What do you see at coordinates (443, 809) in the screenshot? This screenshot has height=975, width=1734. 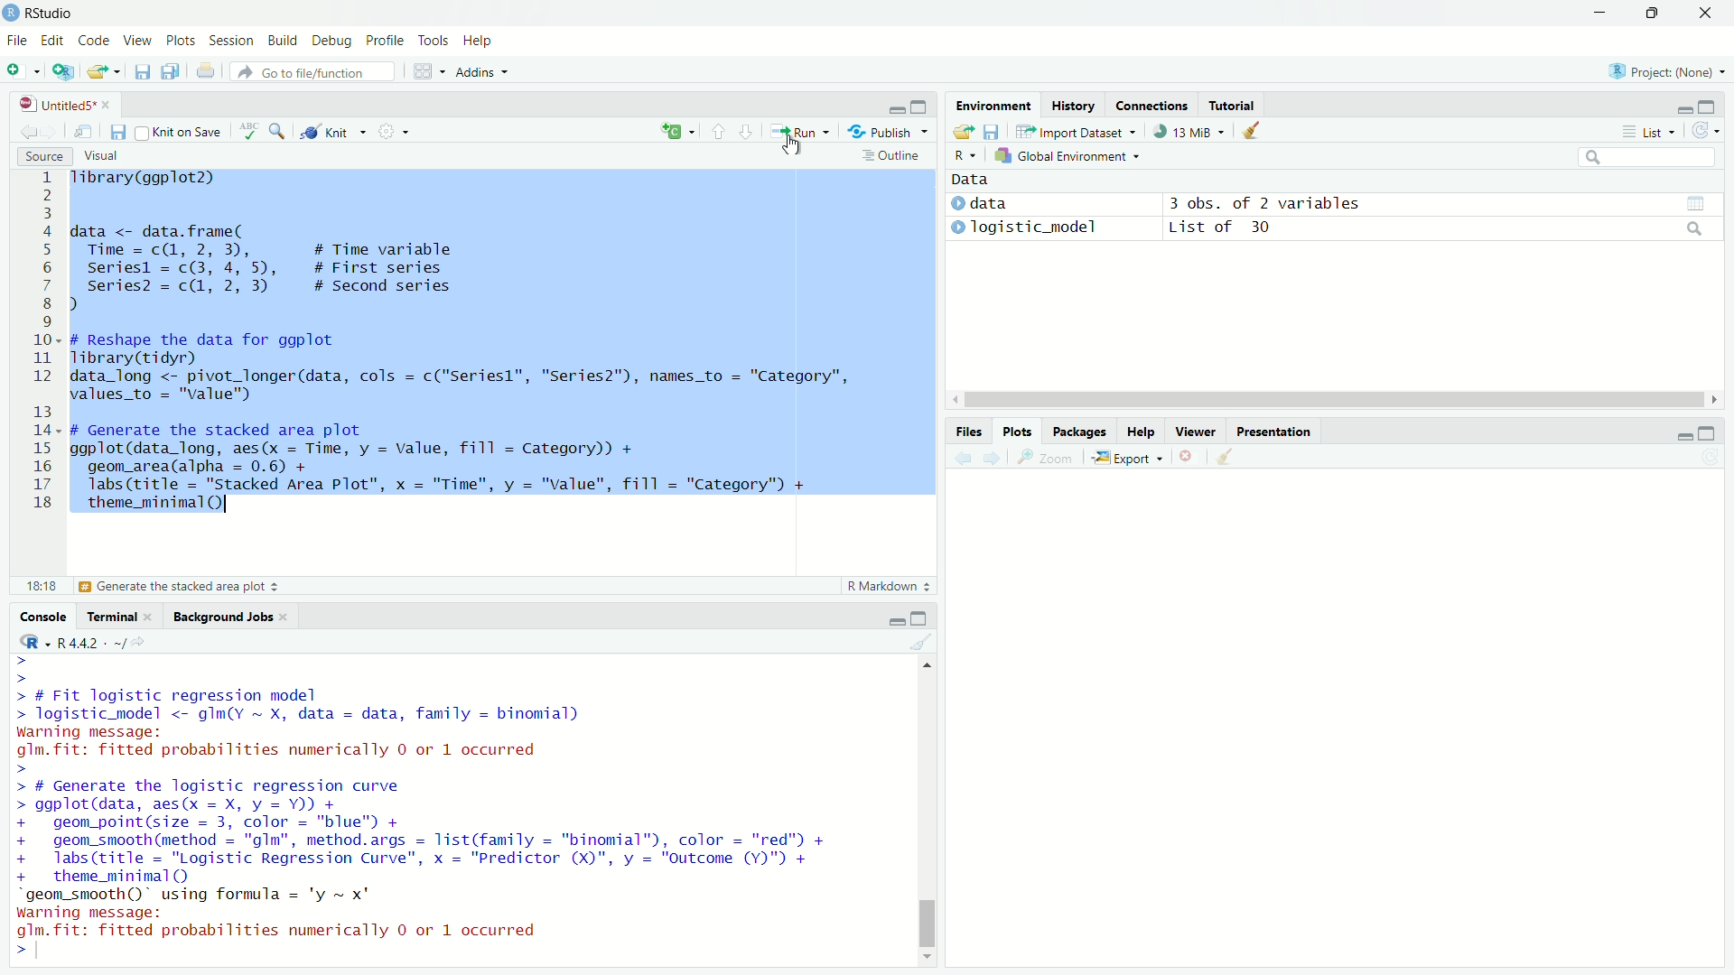 I see `>

>

> # Fit logistic regression model

> logistic_model <- gIm(Y ~ X, data = data, family = binomial)

warning message:

glm. fit: fitted probabilities numerically 0 or 1 occurred

>

> # Generate the logistic regression curve

> ggplot(data, aes(x = X, y = Y)) +

+ geom_point(size = 3, color = "blue") +

+ geom_smooth(method = "gIm", method.args = list(family = "binomial"), color = "red") +
+ labs(title = "Logistic Regression Curve", x = "Predictor (X)", y = "Outcome (Y)") +
+ theme_minimal()

“geom_smooth()" using formula = 'y ~ x'

warning message:

glm.fit: fitted probabilities numerically 0 or 1 occurred

< |` at bounding box center [443, 809].